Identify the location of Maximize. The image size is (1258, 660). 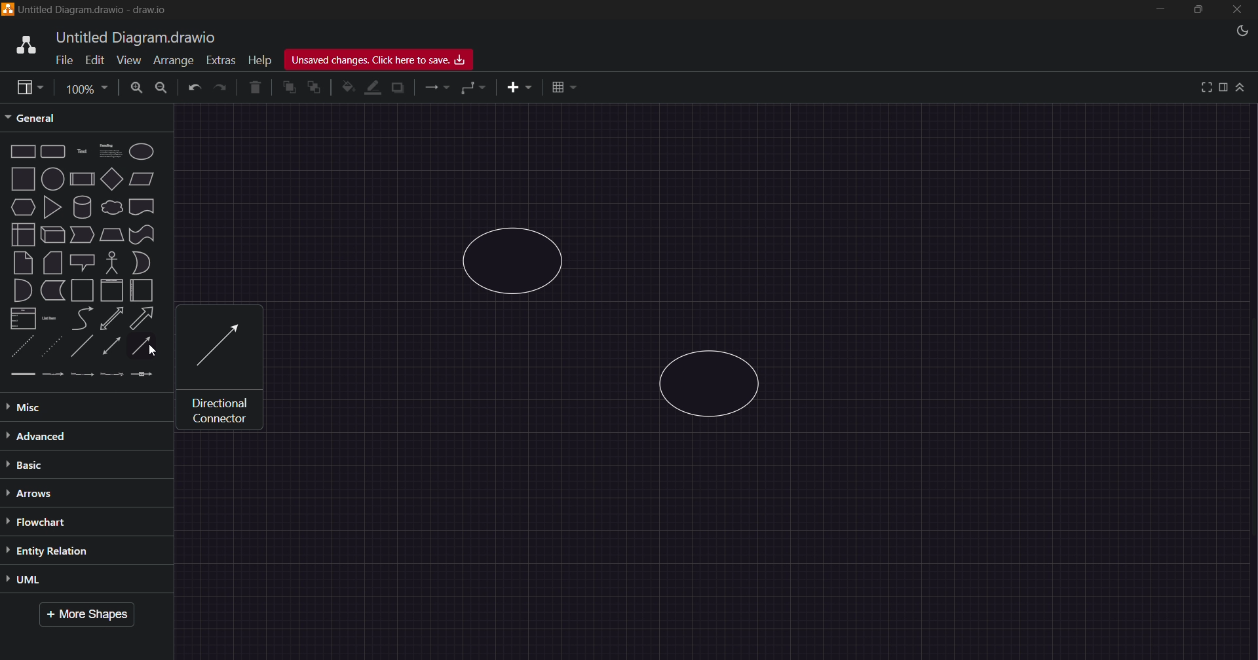
(1198, 12).